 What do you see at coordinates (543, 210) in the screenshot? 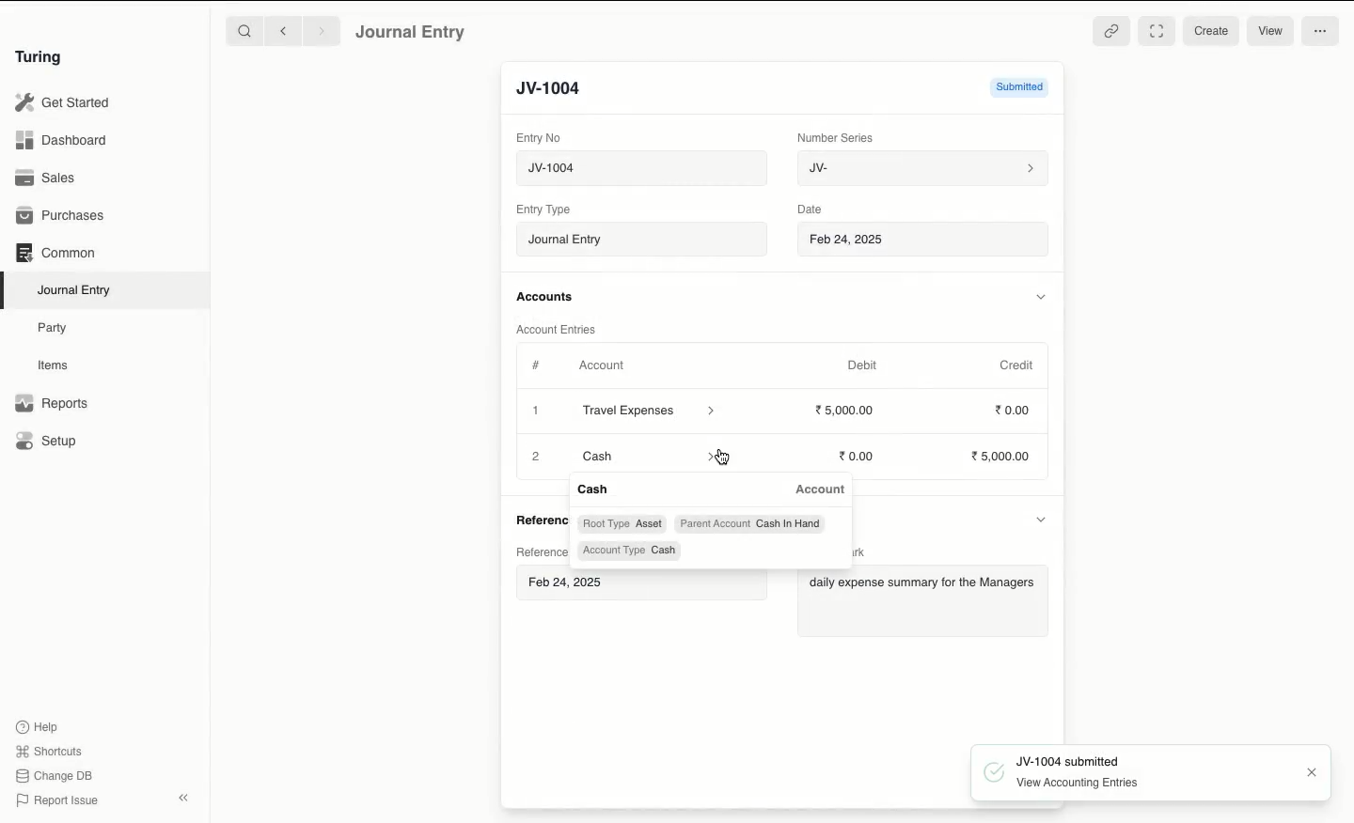
I see `Entry Type` at bounding box center [543, 210].